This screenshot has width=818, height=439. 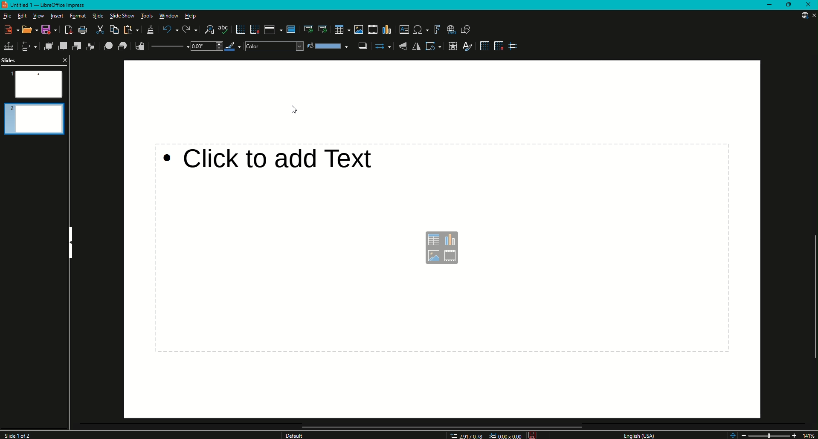 What do you see at coordinates (383, 47) in the screenshot?
I see `Select Start and End` at bounding box center [383, 47].